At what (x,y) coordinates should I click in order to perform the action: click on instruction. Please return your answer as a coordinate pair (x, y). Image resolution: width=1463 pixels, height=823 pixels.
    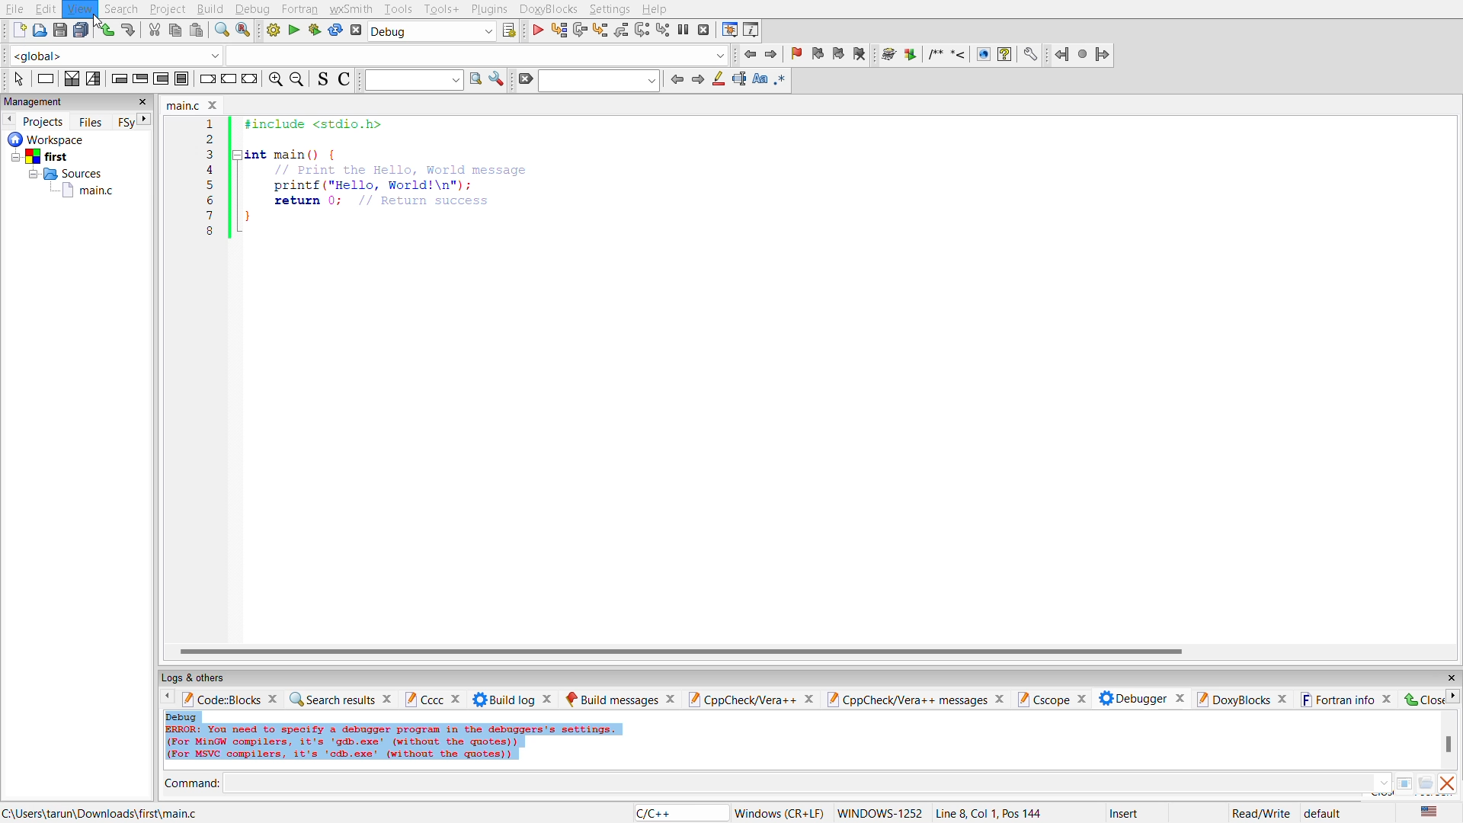
    Looking at the image, I should click on (46, 78).